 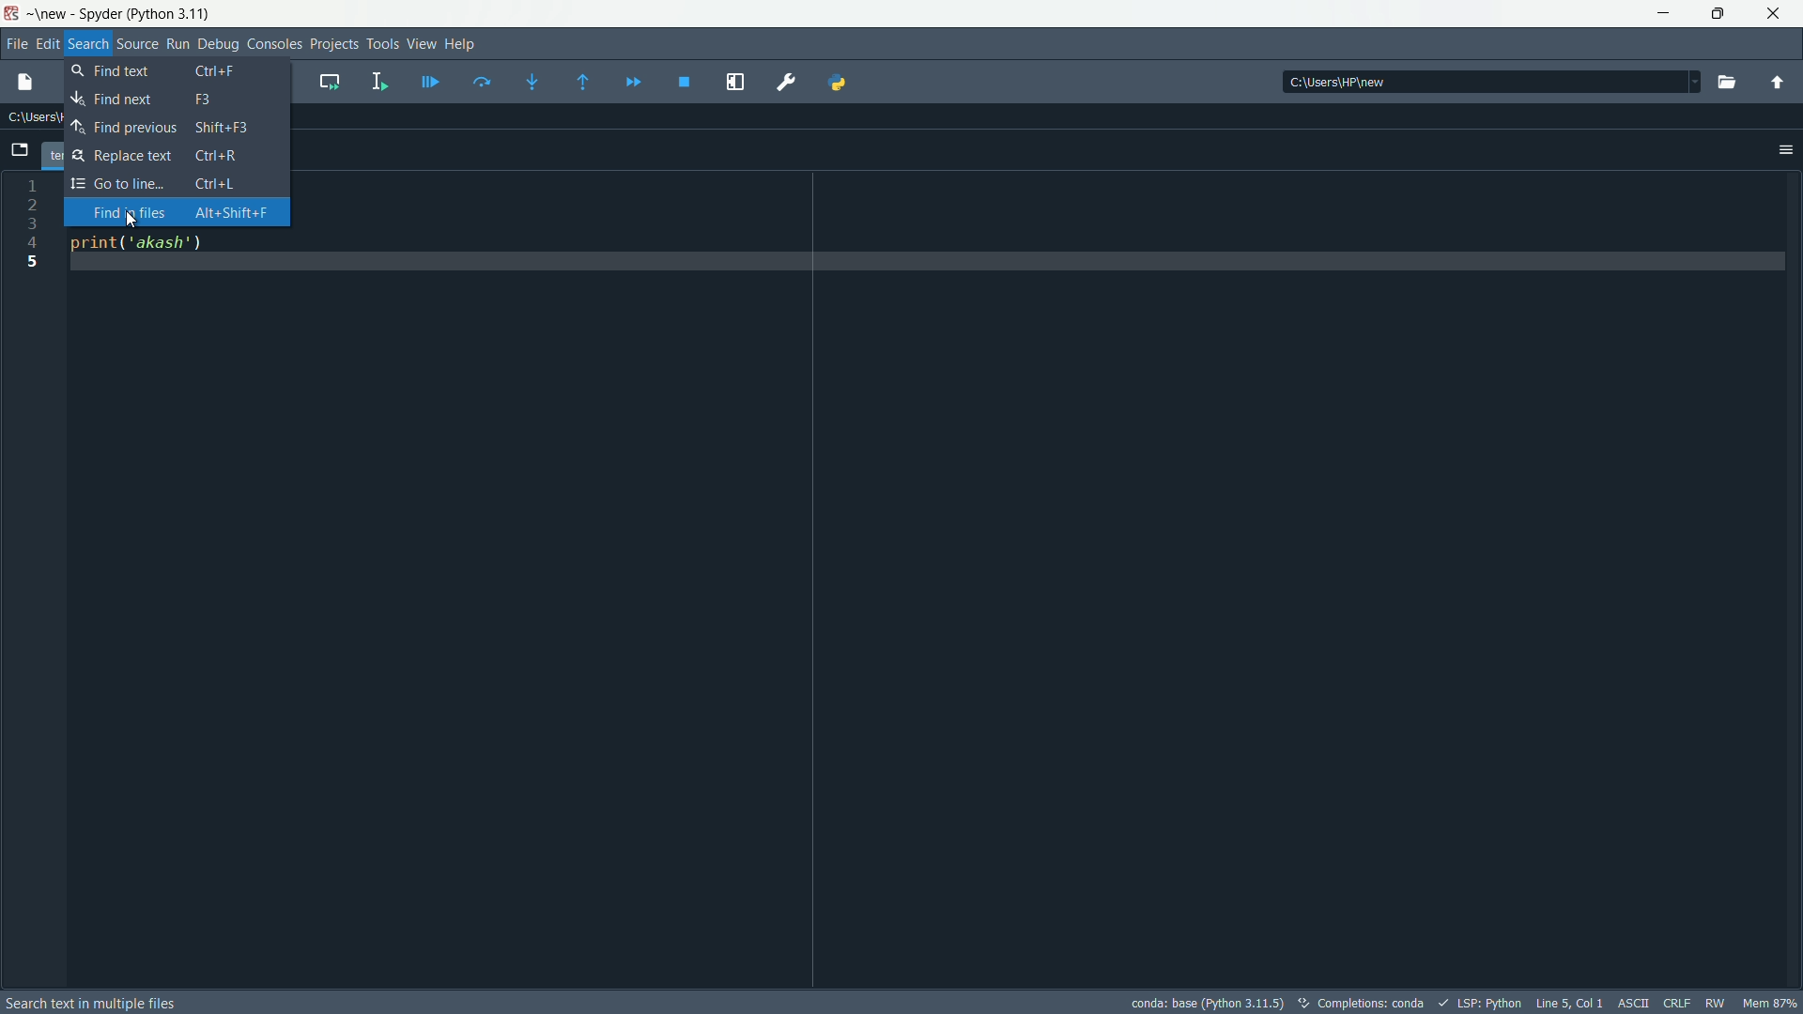 I want to click on rstore, so click(x=1723, y=14).